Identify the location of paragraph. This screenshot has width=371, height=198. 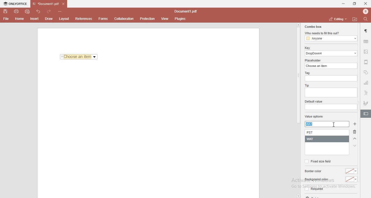
(366, 31).